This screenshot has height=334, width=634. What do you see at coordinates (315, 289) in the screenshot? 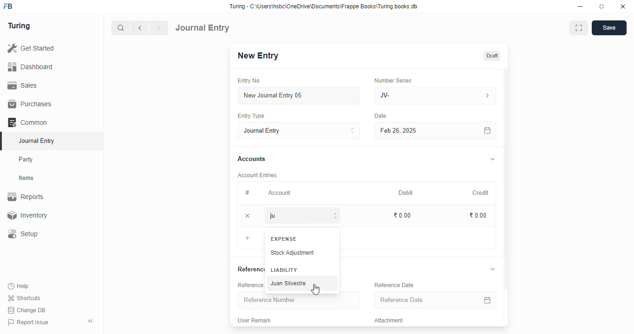
I see `cursor` at bounding box center [315, 289].